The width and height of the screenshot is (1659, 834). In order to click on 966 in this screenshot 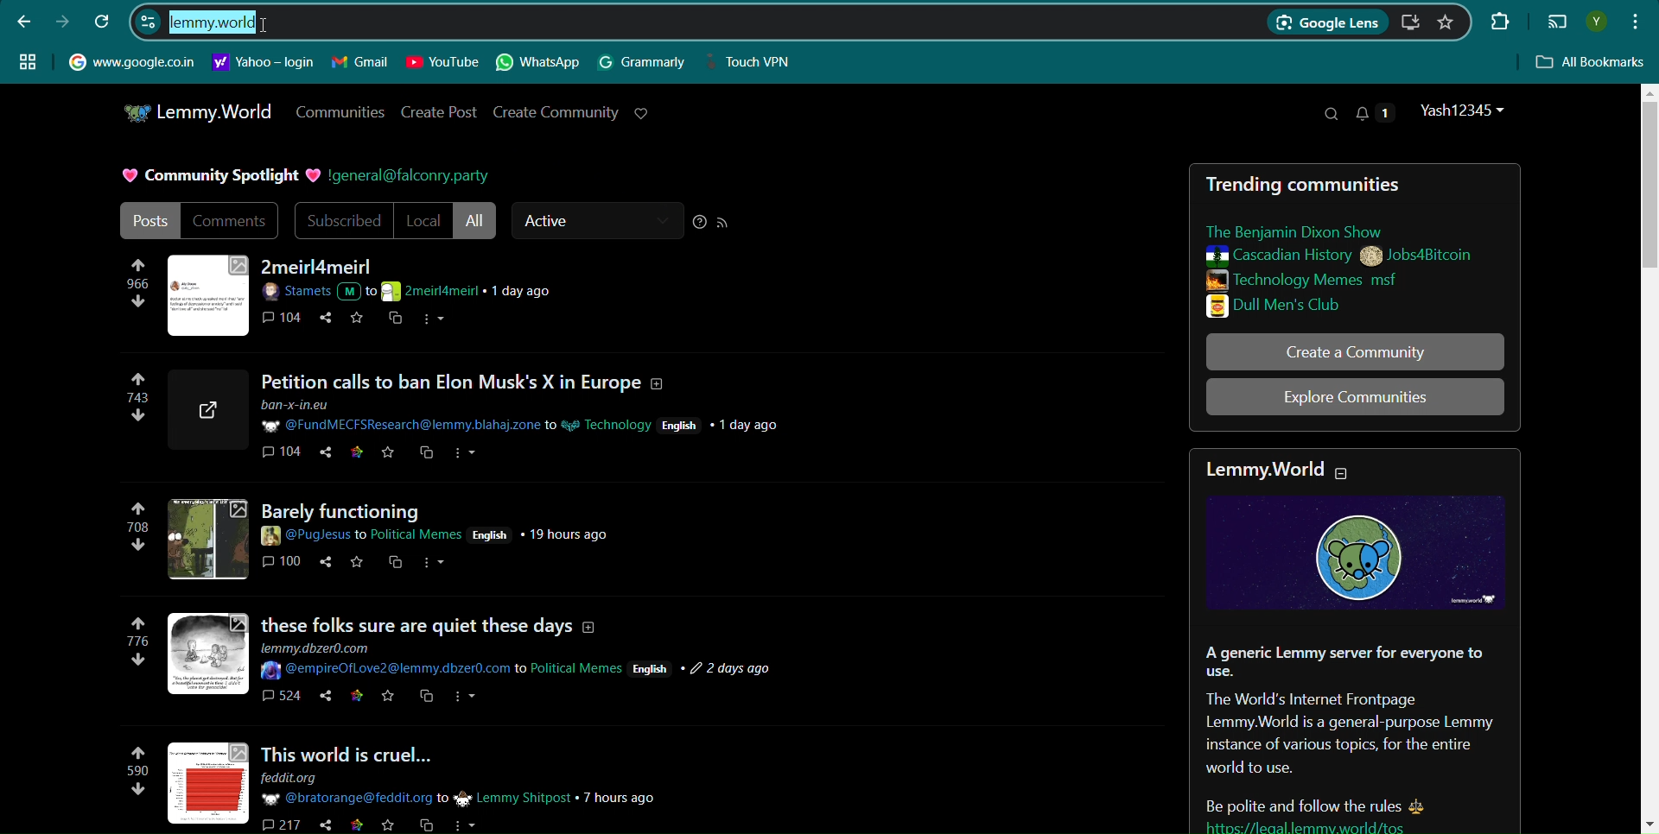, I will do `click(137, 289)`.